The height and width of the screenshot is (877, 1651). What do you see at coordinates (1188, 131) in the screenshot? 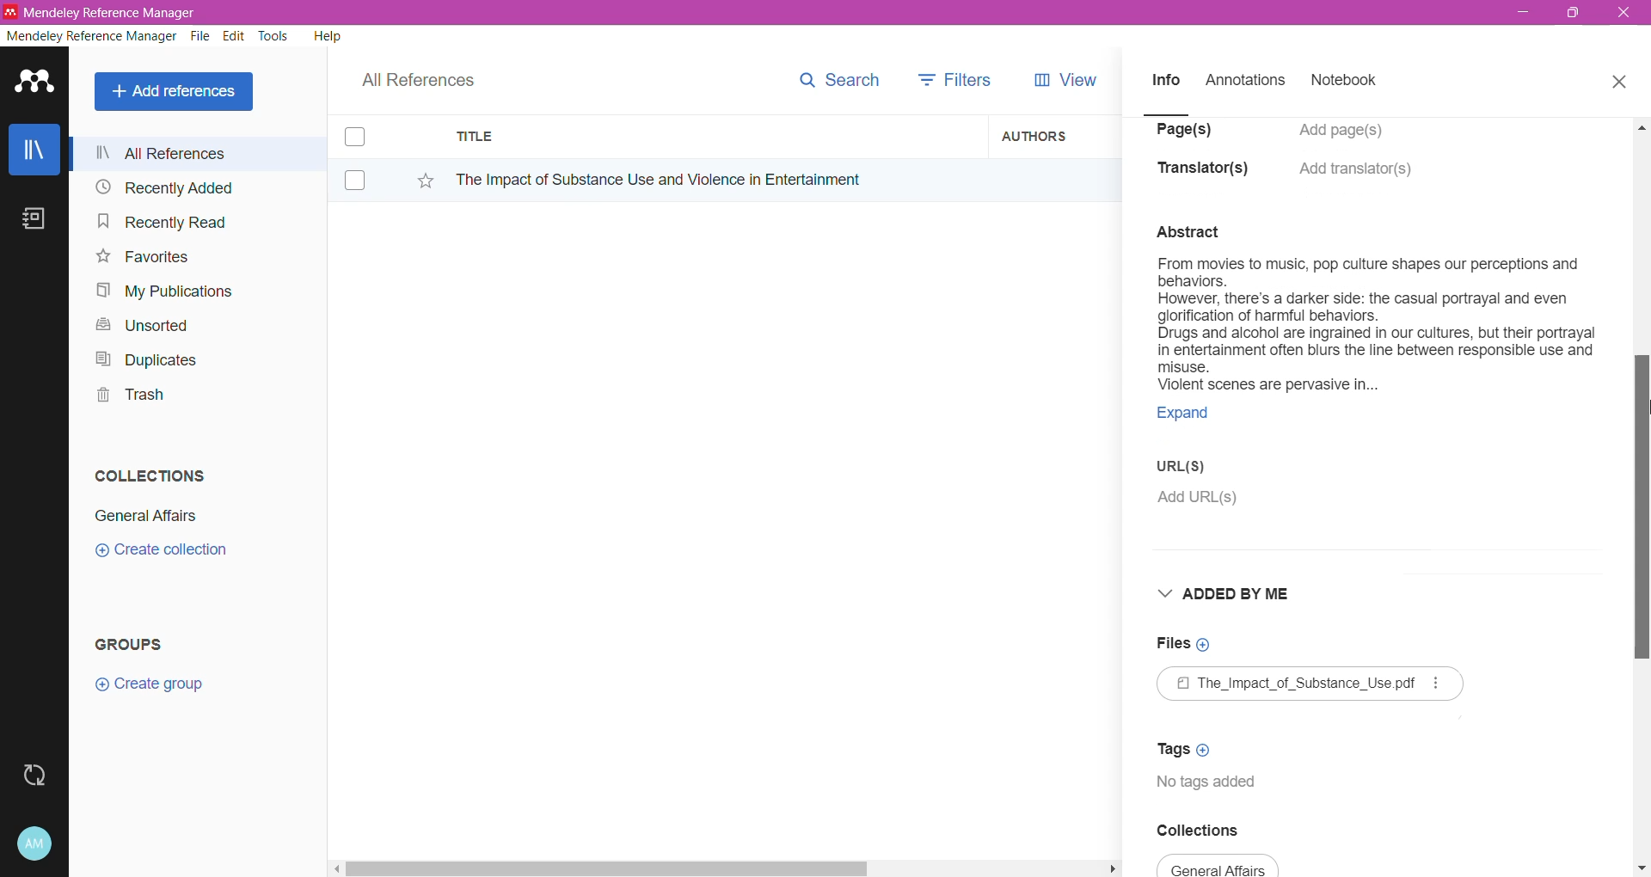
I see `pages` at bounding box center [1188, 131].